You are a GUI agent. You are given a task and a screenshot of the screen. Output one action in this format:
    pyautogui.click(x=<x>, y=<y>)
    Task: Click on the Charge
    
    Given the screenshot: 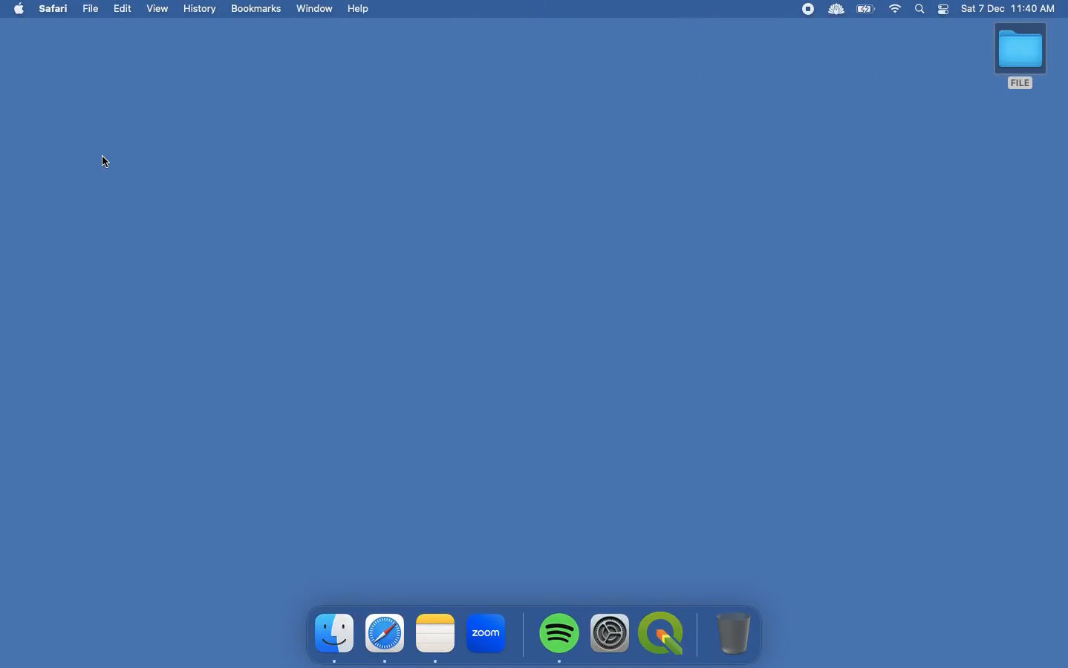 What is the action you would take?
    pyautogui.click(x=867, y=10)
    